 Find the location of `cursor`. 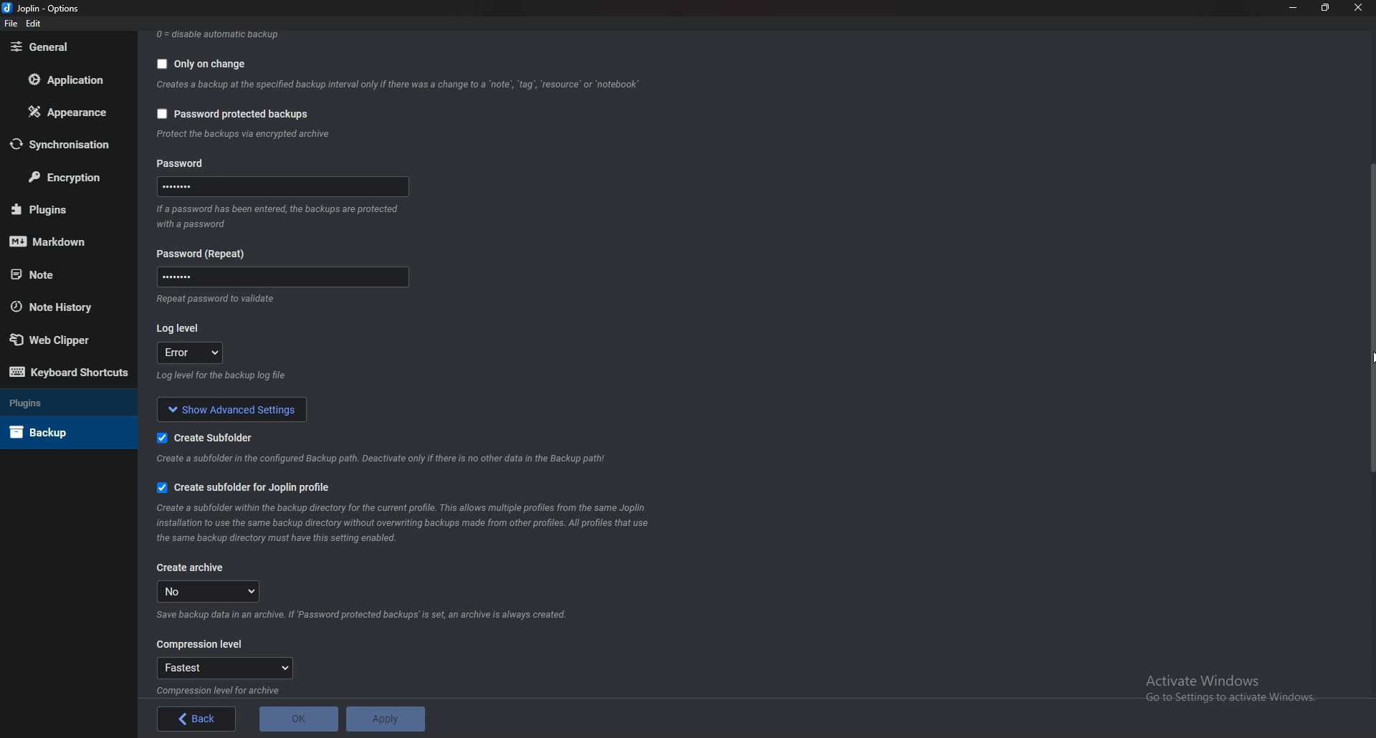

cursor is located at coordinates (1367, 360).